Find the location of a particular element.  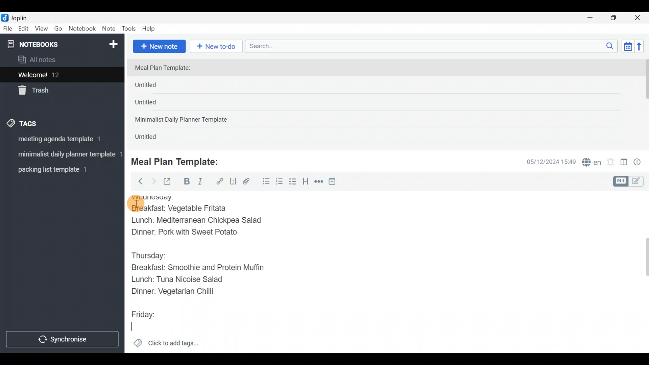

Reverse sort is located at coordinates (643, 48).